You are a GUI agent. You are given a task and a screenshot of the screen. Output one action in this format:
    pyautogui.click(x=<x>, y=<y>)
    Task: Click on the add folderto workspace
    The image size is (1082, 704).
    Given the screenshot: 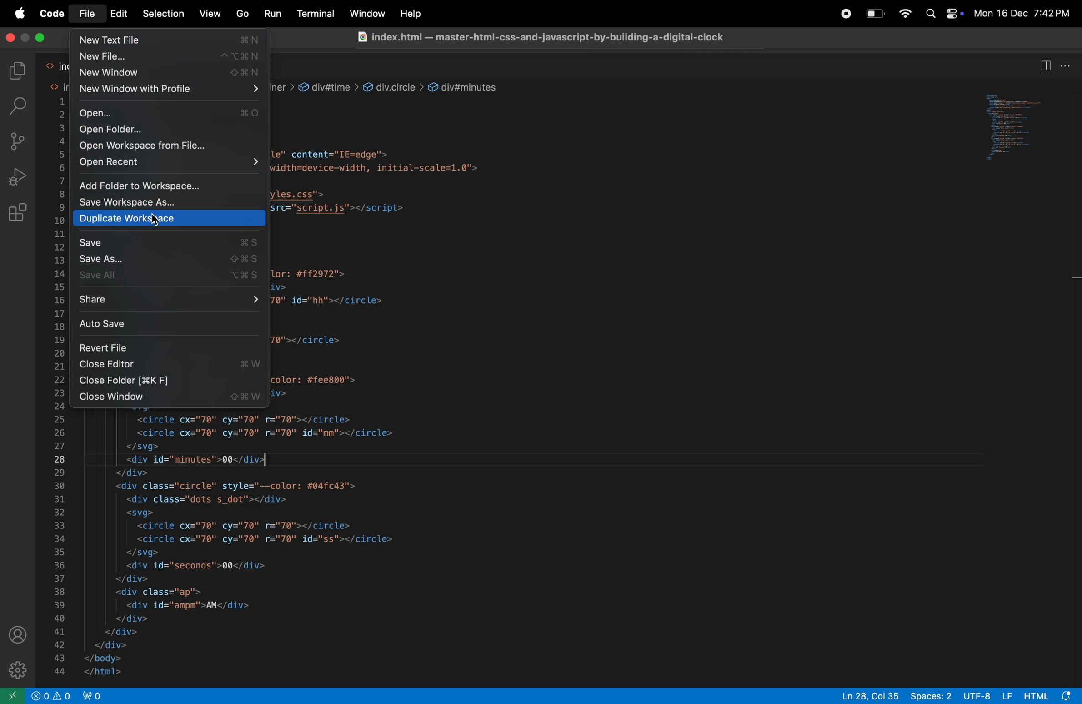 What is the action you would take?
    pyautogui.click(x=169, y=186)
    